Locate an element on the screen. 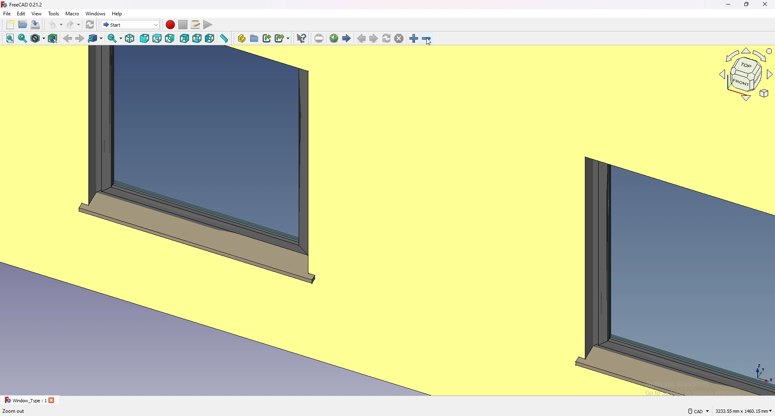 This screenshot has width=775, height=416. redo is located at coordinates (73, 25).